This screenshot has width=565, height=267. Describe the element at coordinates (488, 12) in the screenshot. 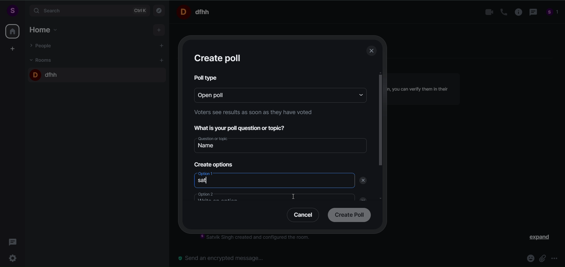

I see `video call` at that location.